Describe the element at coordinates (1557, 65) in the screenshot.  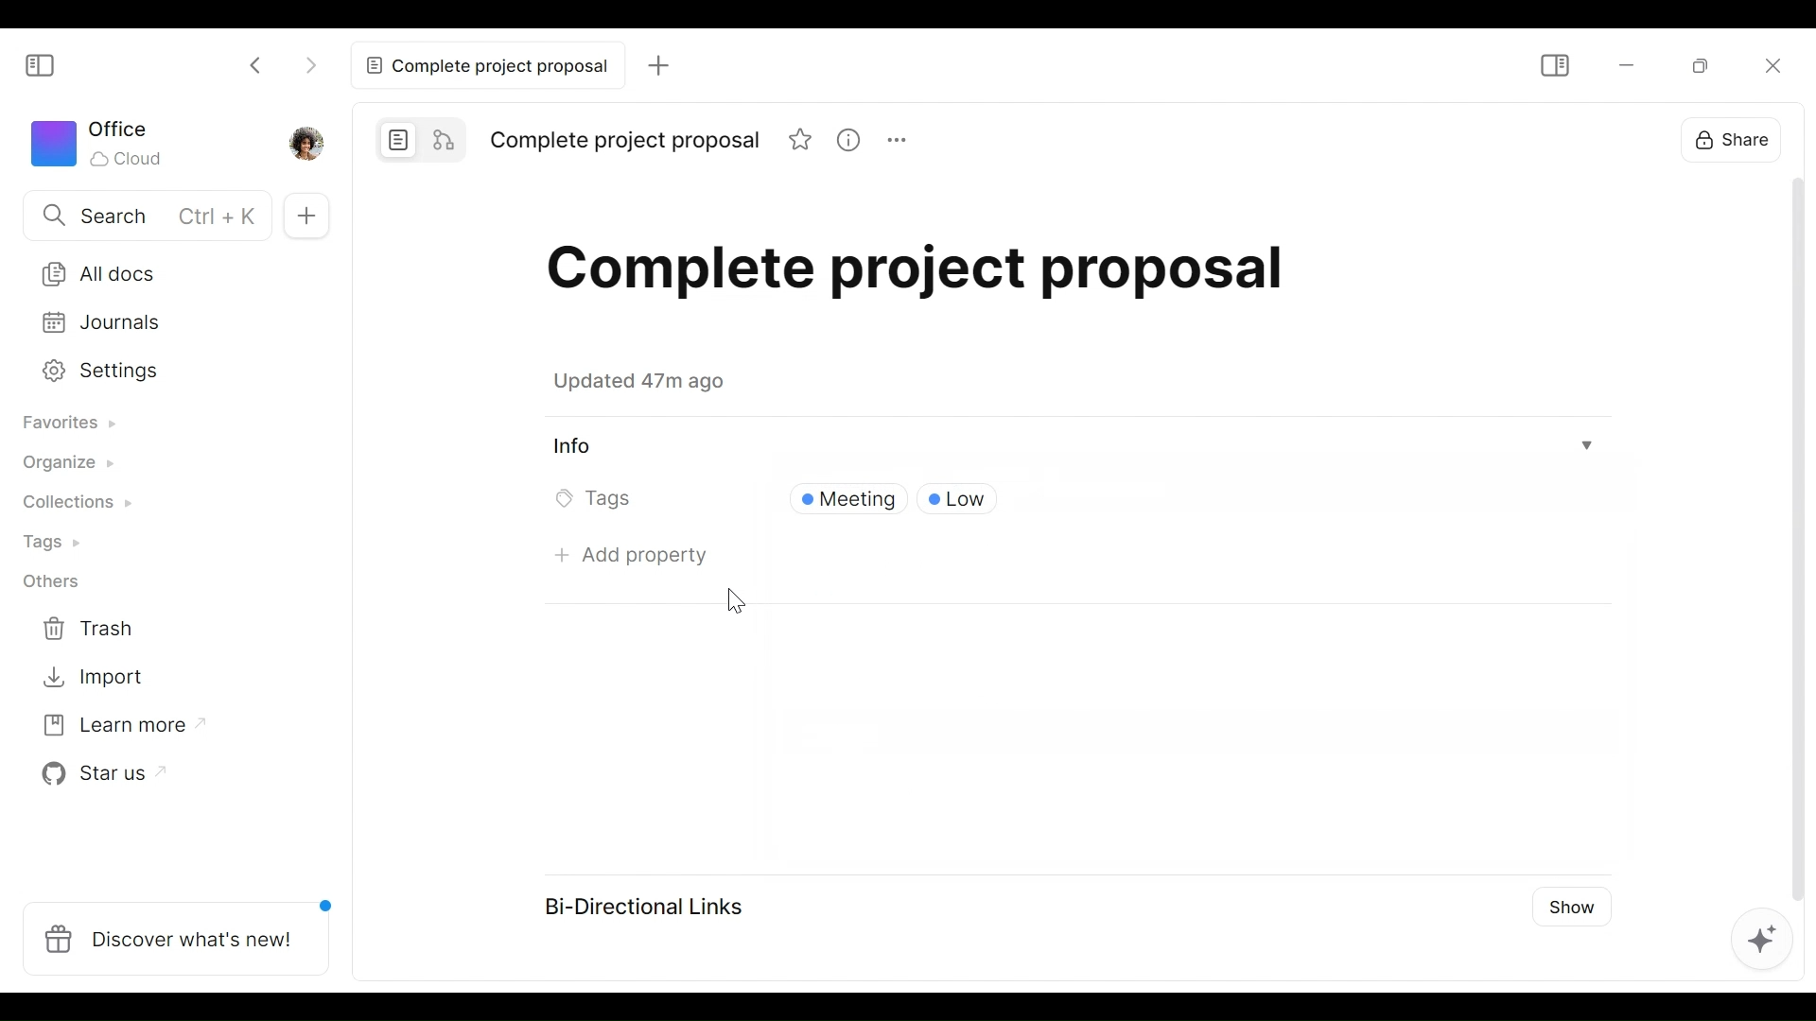
I see `Show/Hide Sidebar` at that location.